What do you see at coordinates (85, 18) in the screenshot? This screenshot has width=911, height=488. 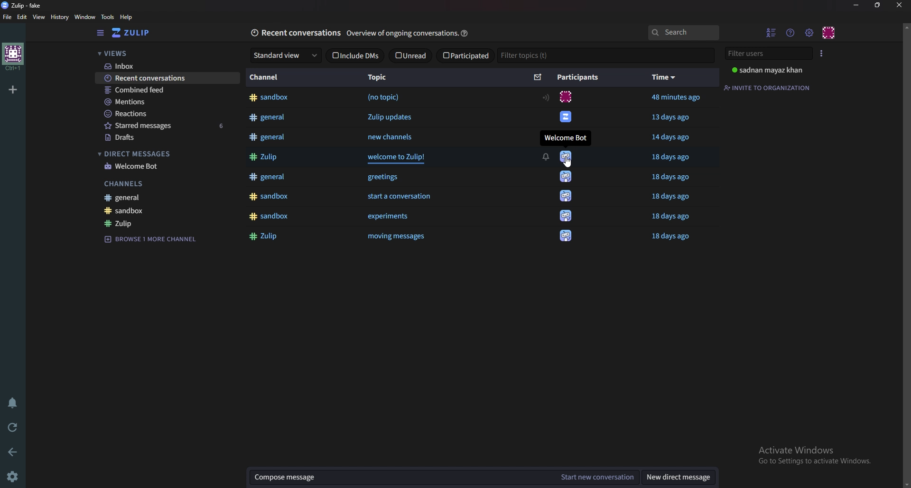 I see `Window` at bounding box center [85, 18].